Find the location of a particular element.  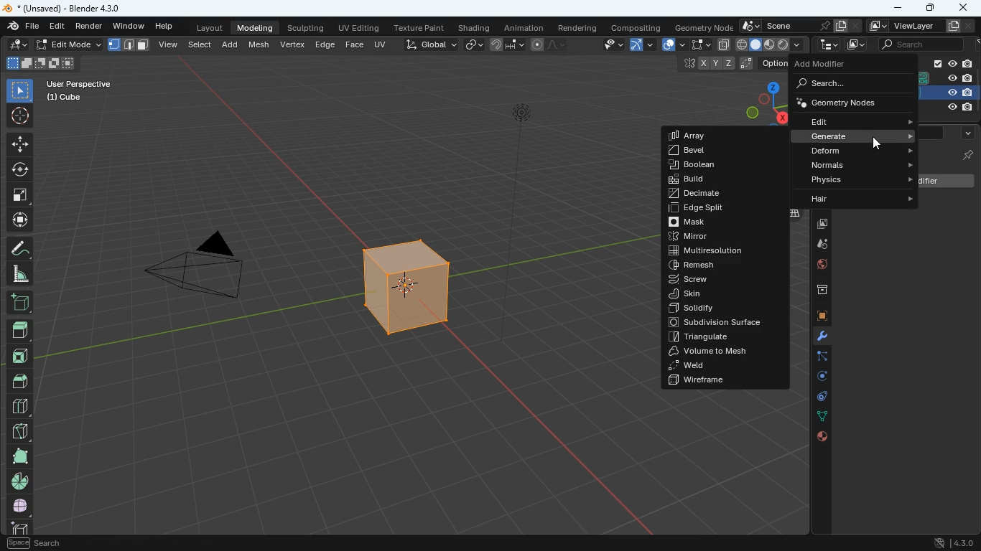

build is located at coordinates (699, 180).